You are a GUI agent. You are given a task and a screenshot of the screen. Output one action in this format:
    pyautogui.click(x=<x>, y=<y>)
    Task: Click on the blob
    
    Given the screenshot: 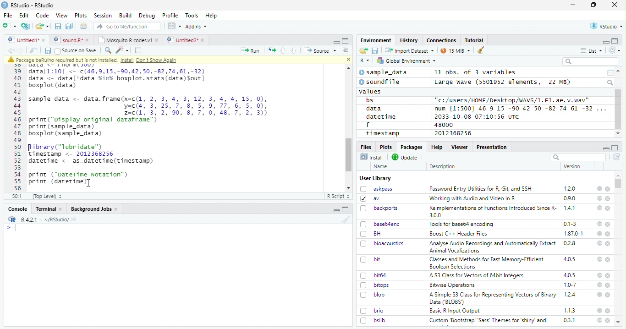 What is the action you would take?
    pyautogui.click(x=373, y=295)
    